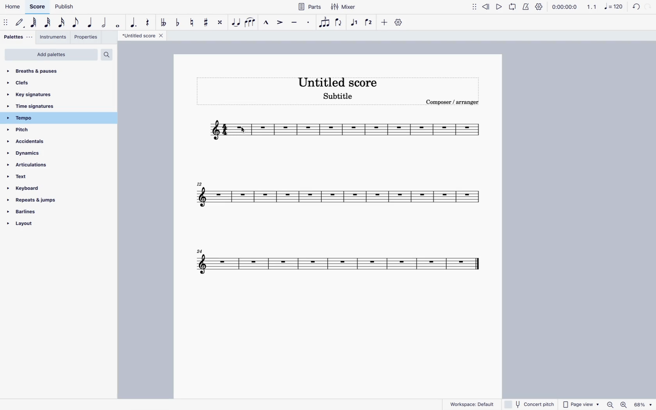 The image size is (656, 410). Describe the element at coordinates (90, 23) in the screenshot. I see `quarter note` at that location.